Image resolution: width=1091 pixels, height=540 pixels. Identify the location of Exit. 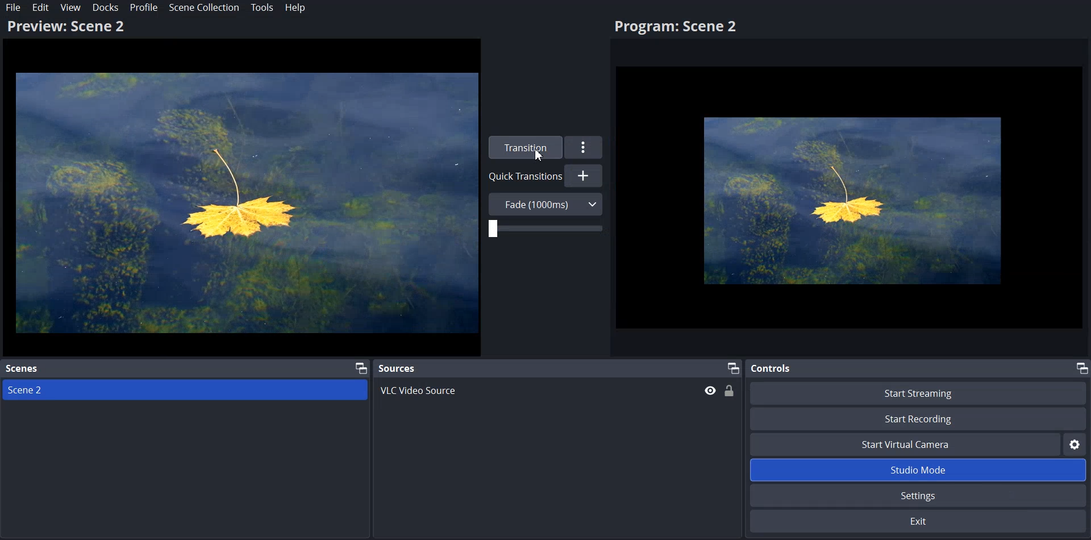
(920, 522).